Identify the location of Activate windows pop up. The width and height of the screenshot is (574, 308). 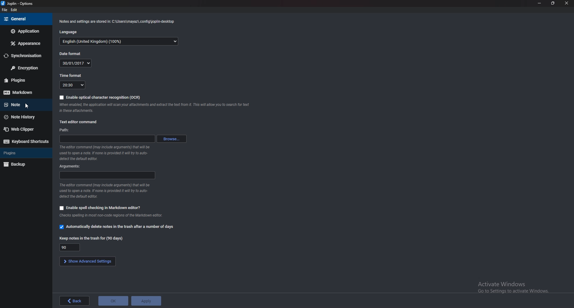
(515, 286).